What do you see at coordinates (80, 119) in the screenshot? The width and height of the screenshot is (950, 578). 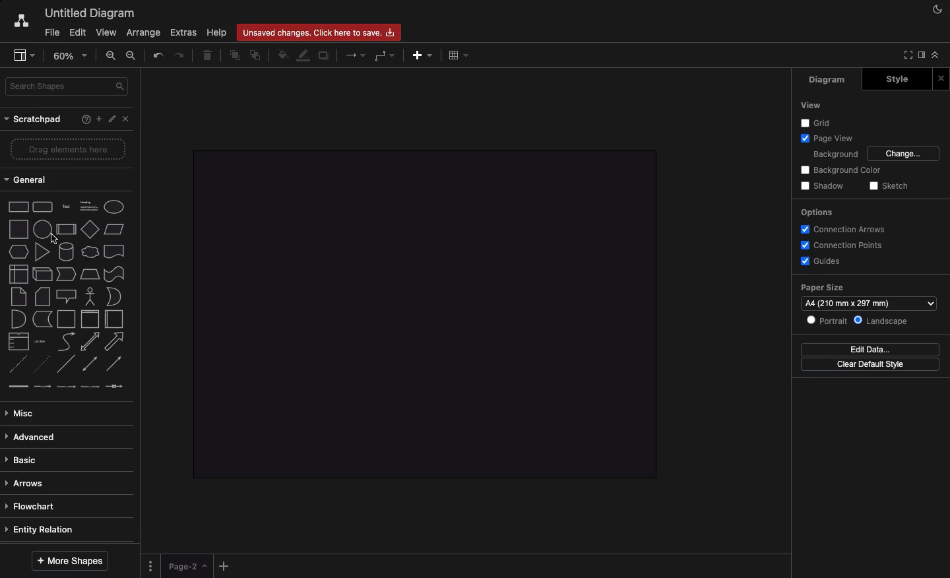 I see `Help` at bounding box center [80, 119].